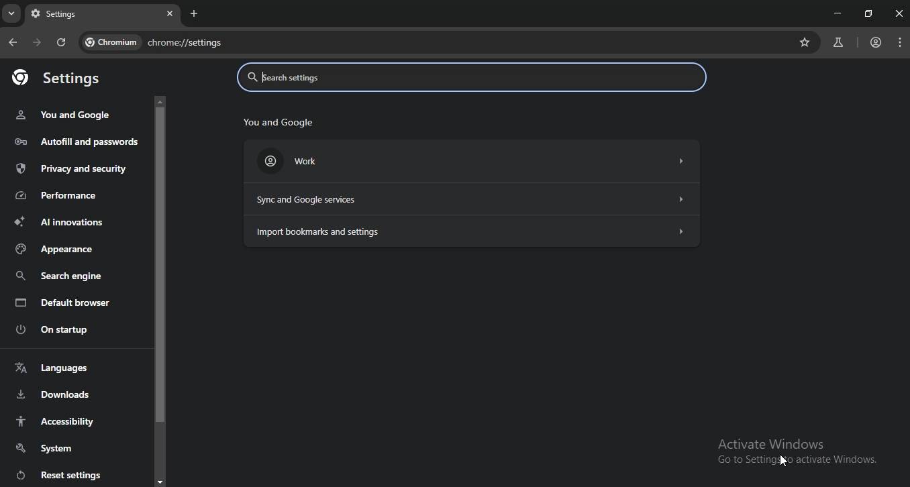 The width and height of the screenshot is (910, 487). I want to click on £ You and Google, so click(62, 115).